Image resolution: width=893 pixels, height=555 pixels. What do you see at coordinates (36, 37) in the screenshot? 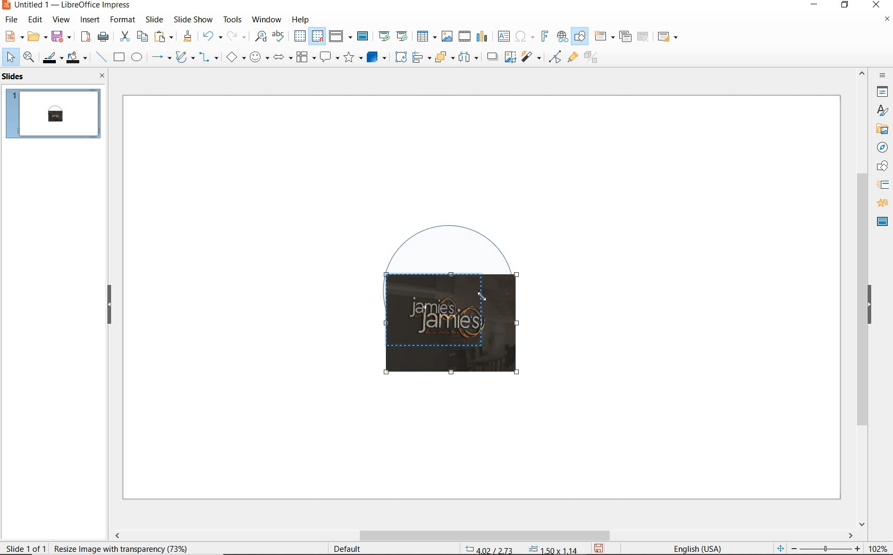
I see `open` at bounding box center [36, 37].